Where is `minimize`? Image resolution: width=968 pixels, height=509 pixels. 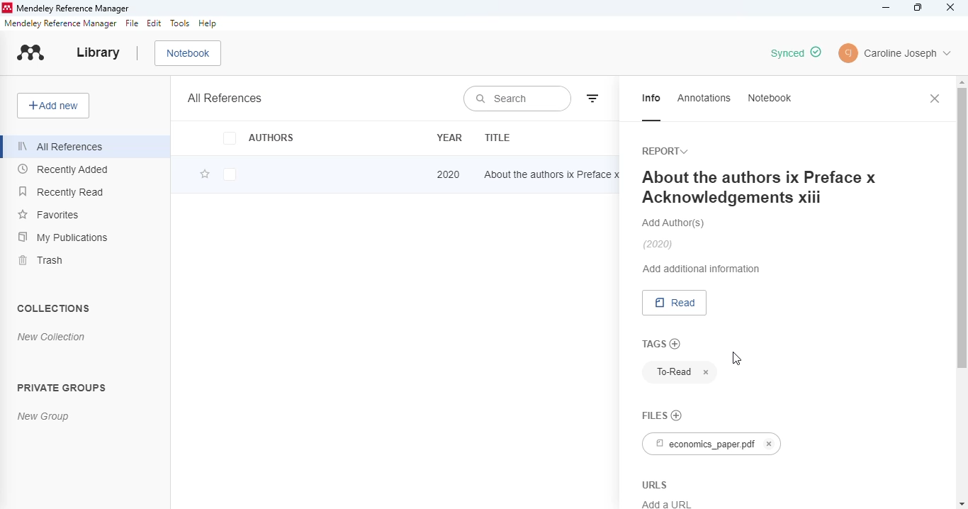
minimize is located at coordinates (887, 8).